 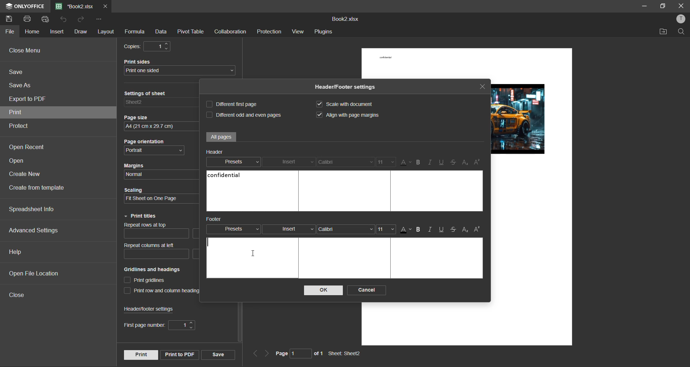 What do you see at coordinates (342, 105) in the screenshot?
I see `scale with document` at bounding box center [342, 105].